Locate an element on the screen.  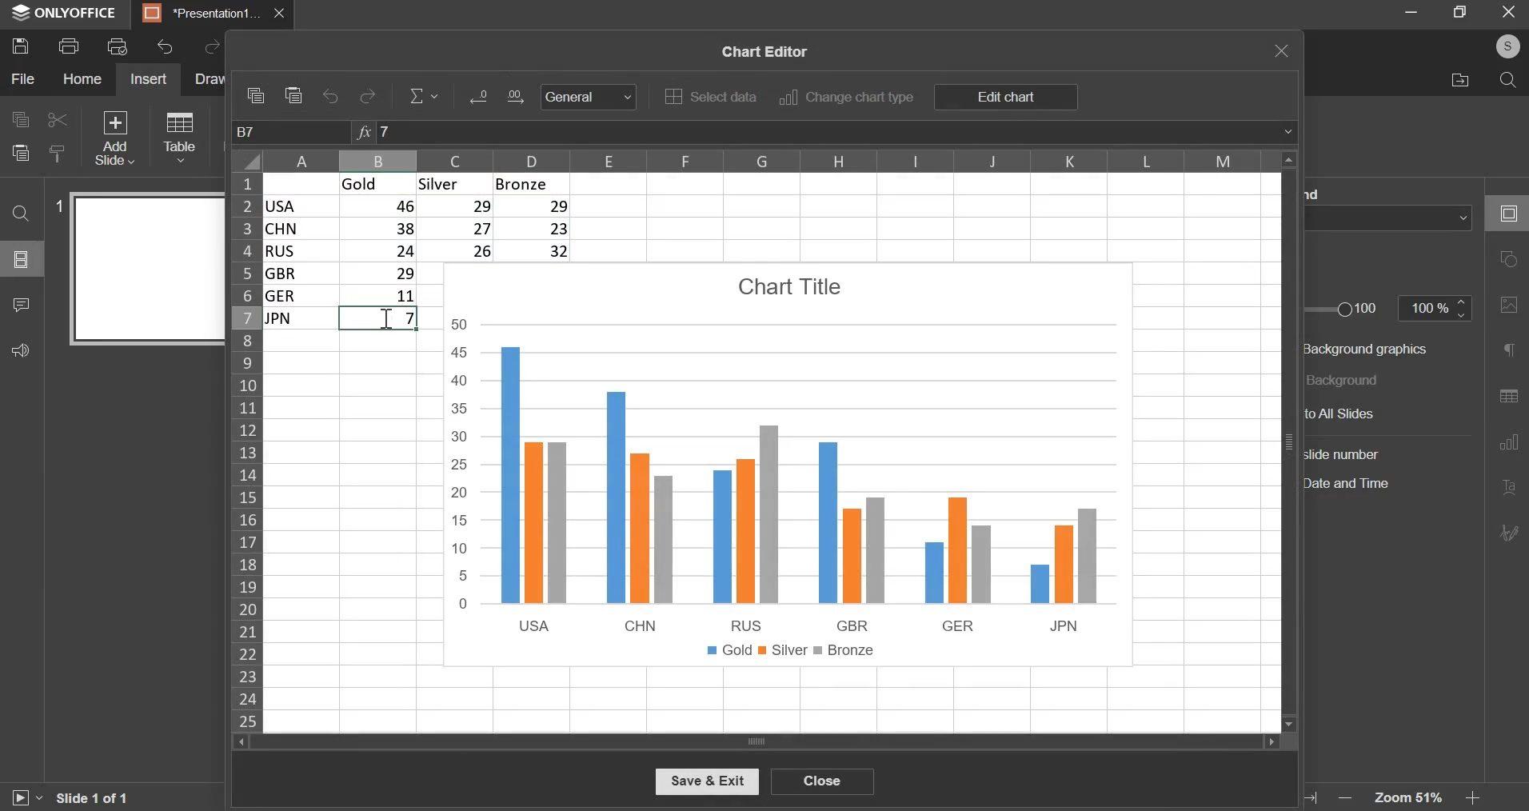
slide number is located at coordinates (55, 203).